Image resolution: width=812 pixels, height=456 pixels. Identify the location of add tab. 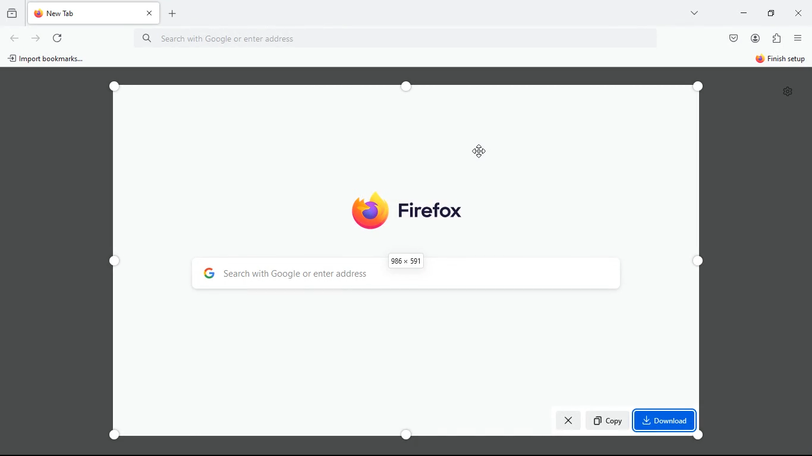
(172, 15).